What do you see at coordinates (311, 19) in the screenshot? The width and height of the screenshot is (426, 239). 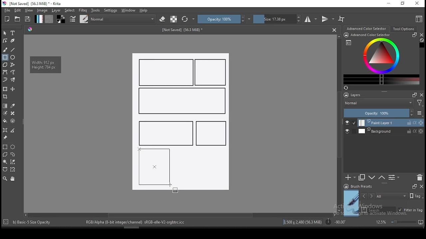 I see `horizontal mirror tool` at bounding box center [311, 19].